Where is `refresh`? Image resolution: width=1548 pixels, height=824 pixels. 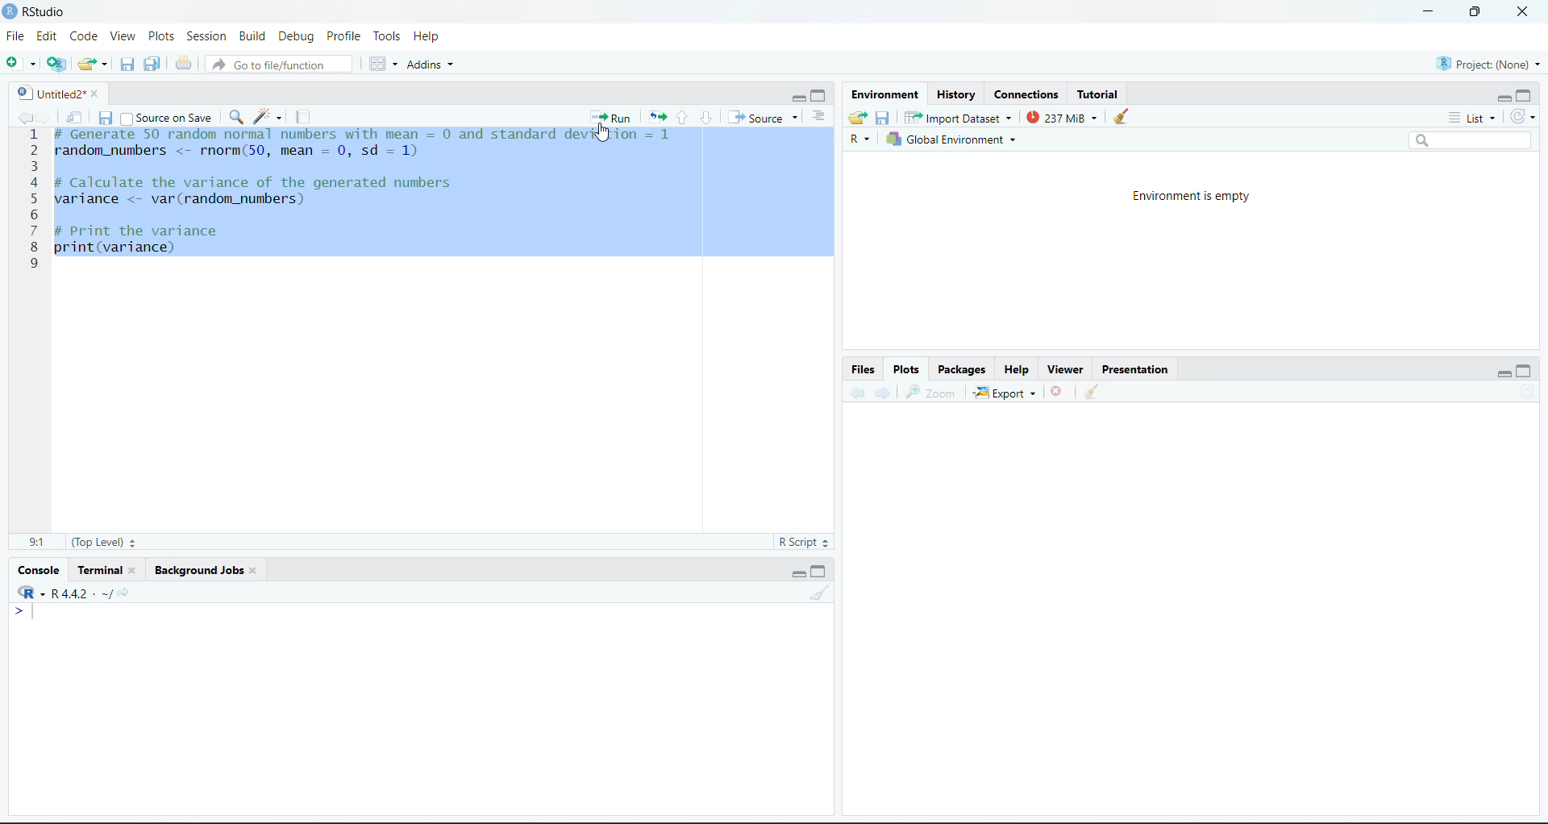 refresh is located at coordinates (1522, 117).